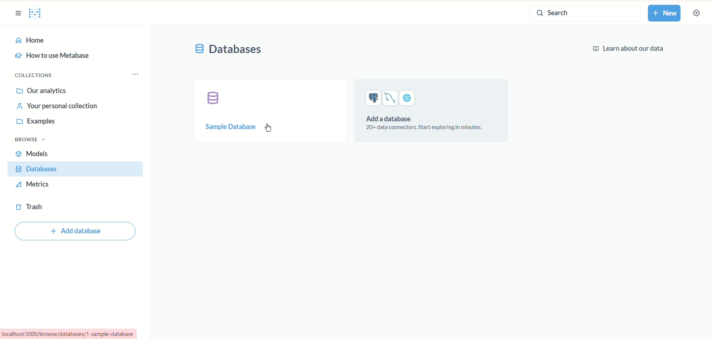 The height and width of the screenshot is (339, 712). Describe the element at coordinates (32, 185) in the screenshot. I see `metrics` at that location.